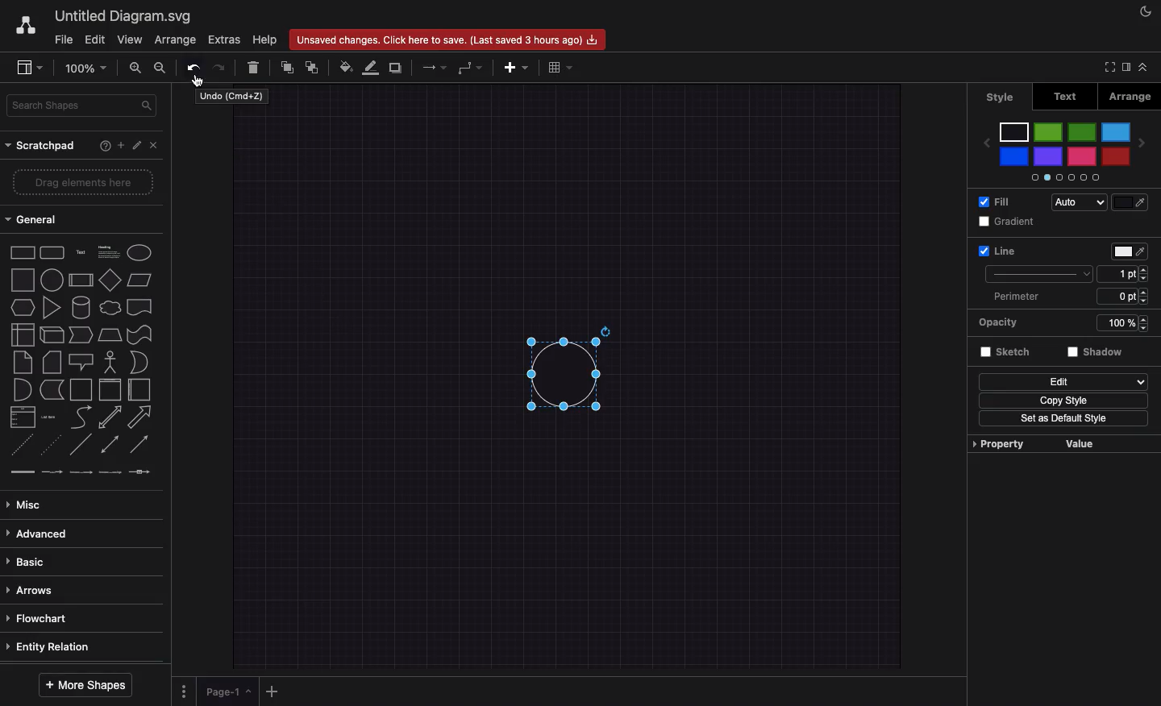 This screenshot has width=1161, height=706. Describe the element at coordinates (153, 144) in the screenshot. I see `Close` at that location.